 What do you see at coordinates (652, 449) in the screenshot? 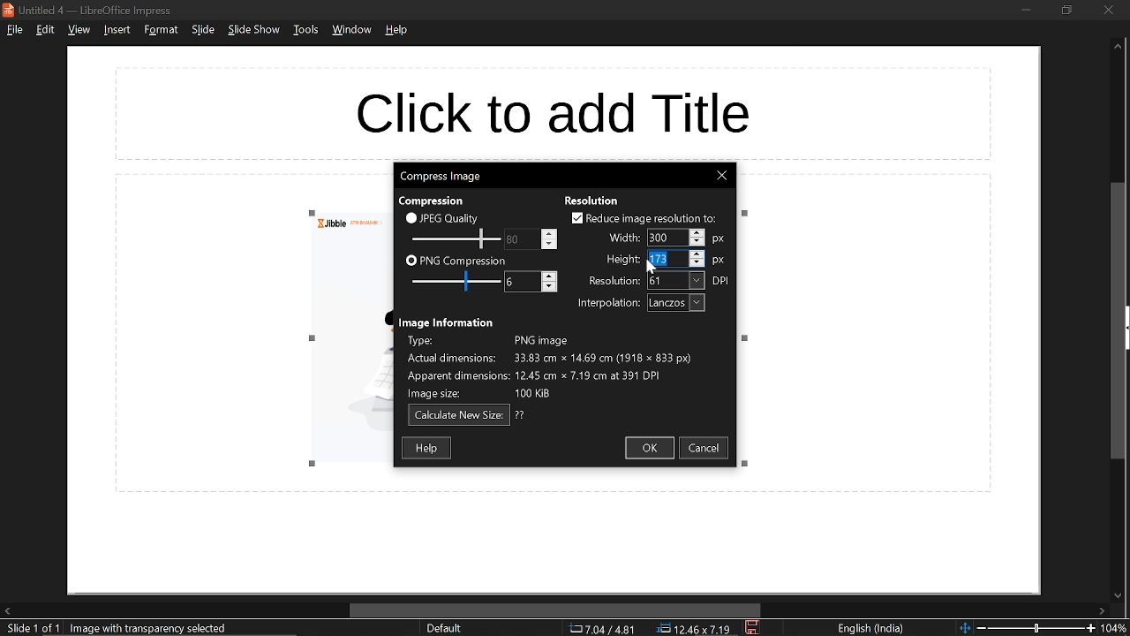
I see `ok` at bounding box center [652, 449].